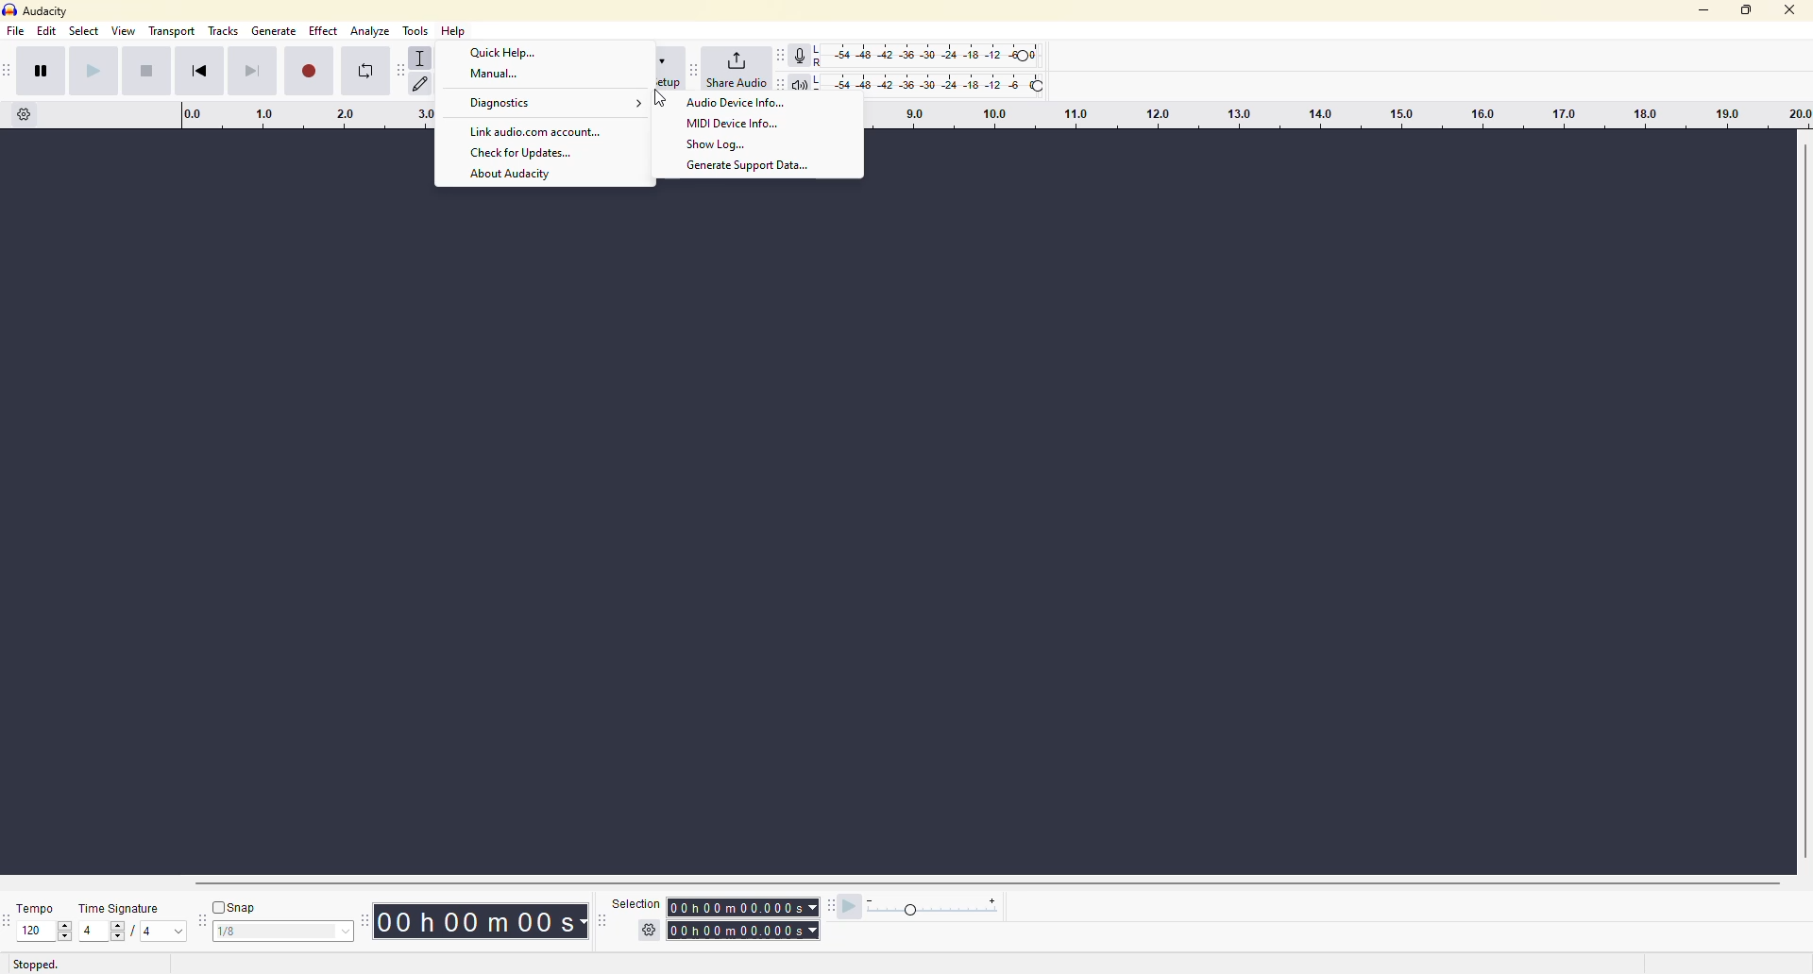 This screenshot has width=1813, height=974. Describe the element at coordinates (555, 105) in the screenshot. I see `Diagnostics ` at that location.